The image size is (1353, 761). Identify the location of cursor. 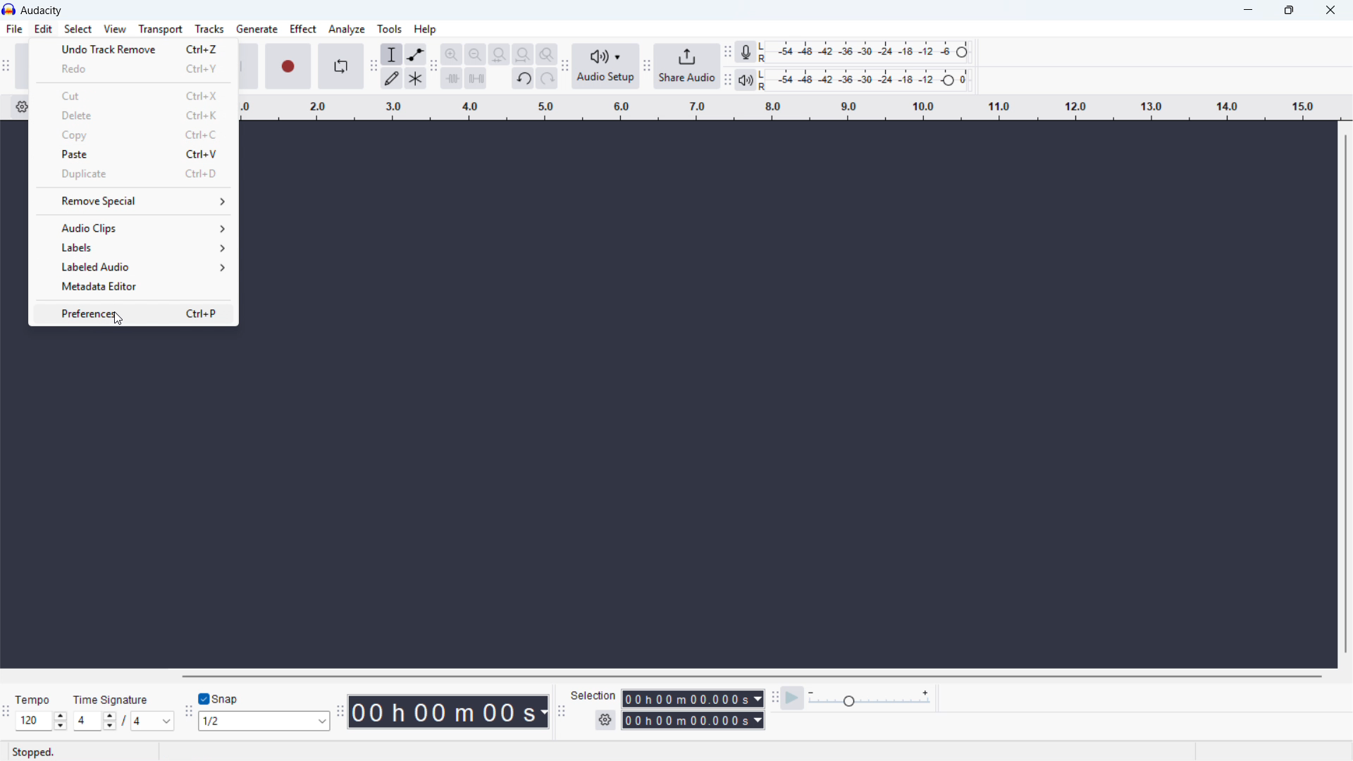
(120, 319).